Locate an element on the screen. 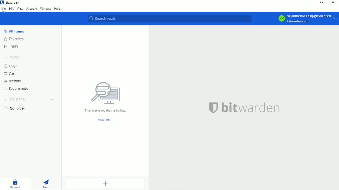 The image size is (339, 190). Edit is located at coordinates (11, 9).